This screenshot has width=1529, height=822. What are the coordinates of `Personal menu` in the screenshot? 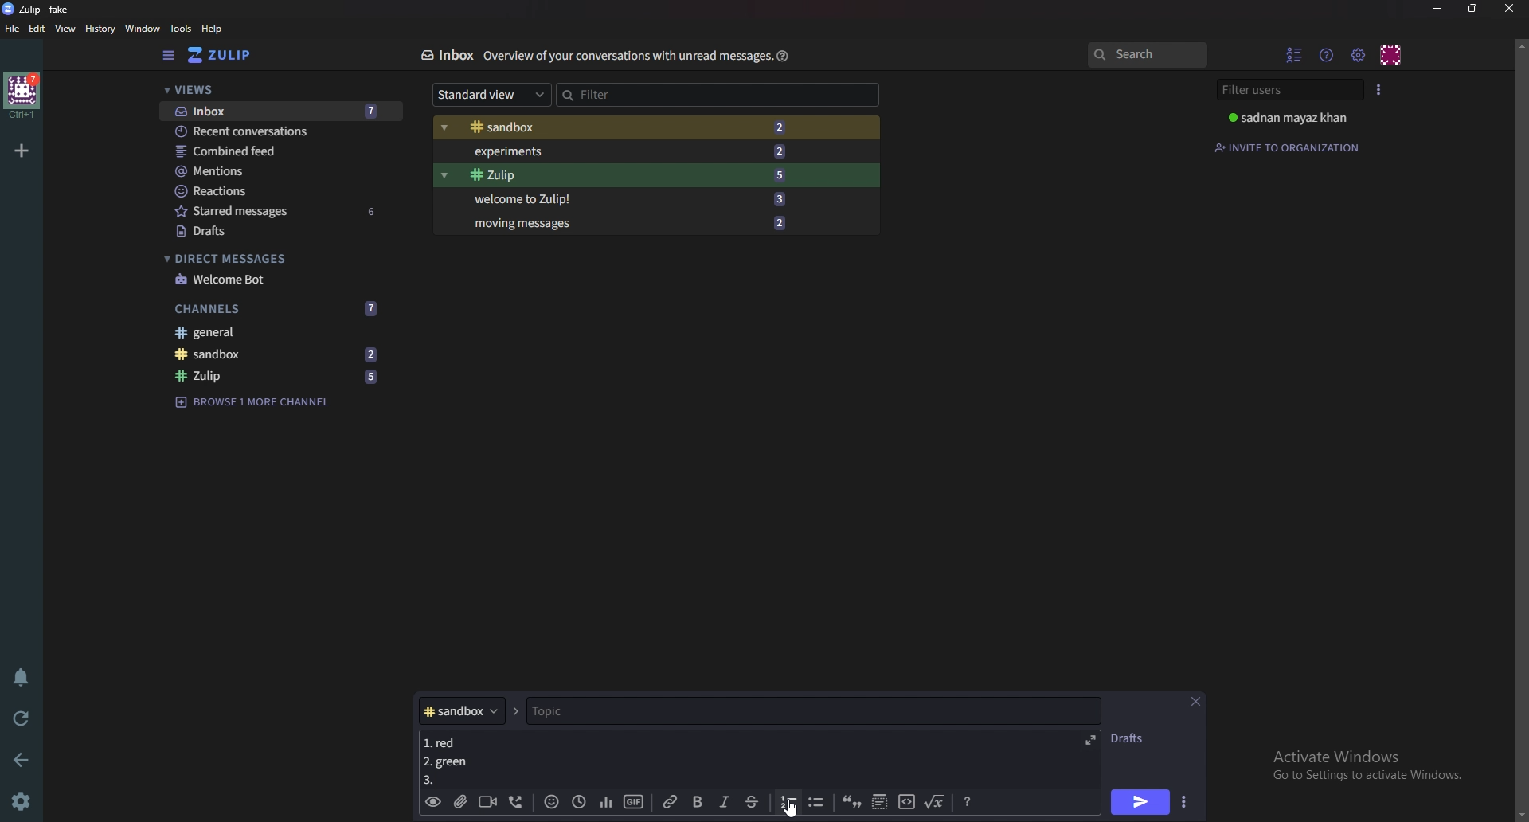 It's located at (1392, 53).